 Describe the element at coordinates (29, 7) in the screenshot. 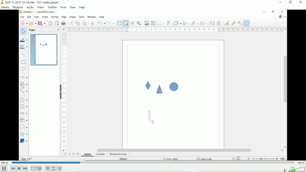

I see `Audio` at that location.